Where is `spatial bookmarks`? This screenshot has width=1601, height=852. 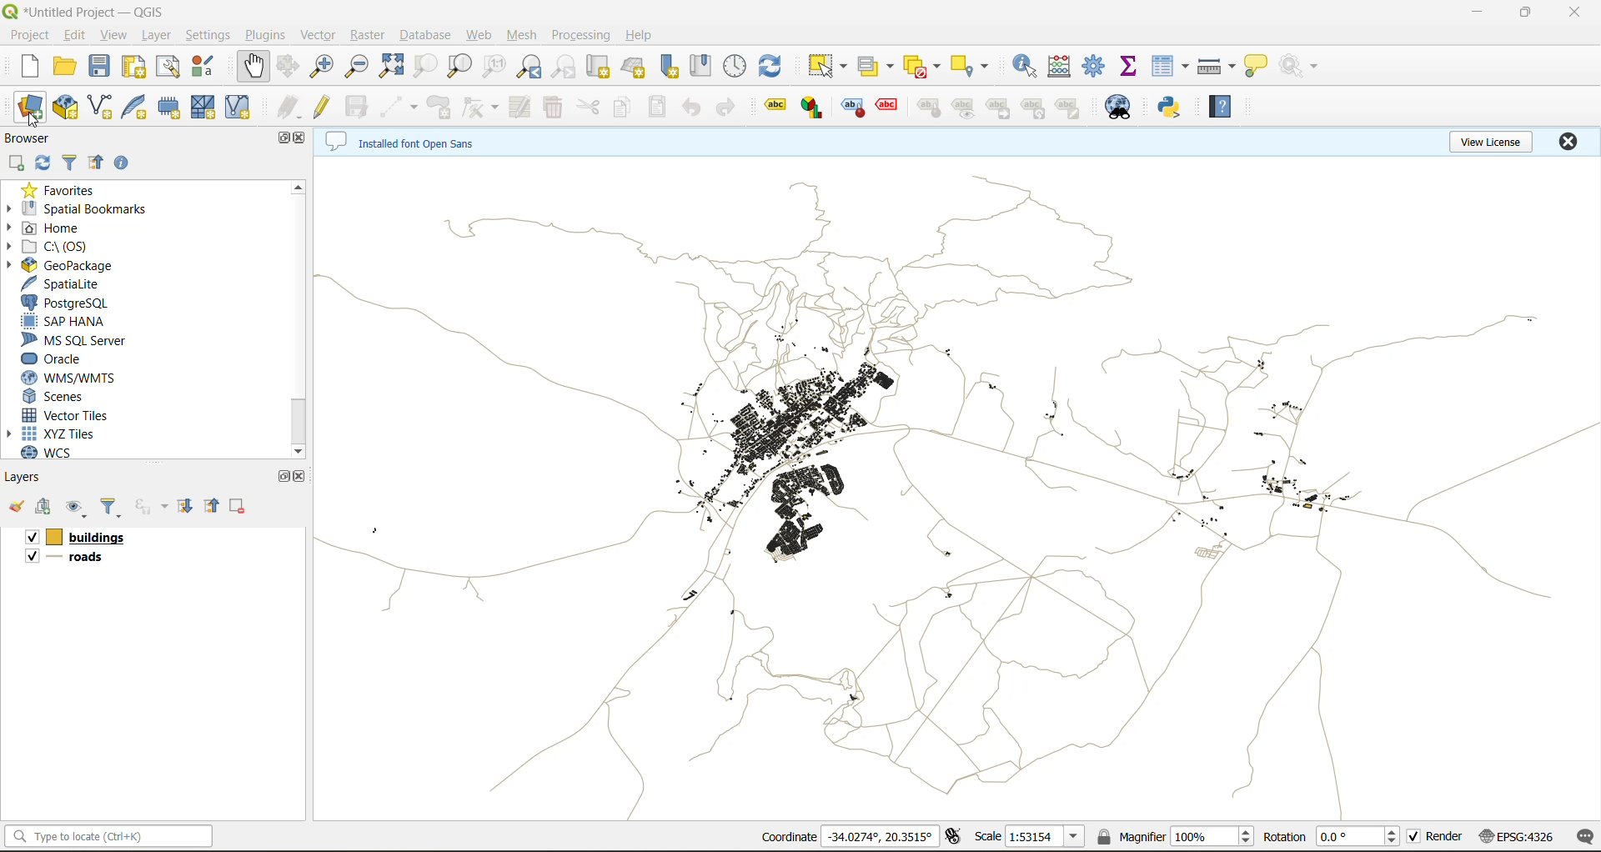 spatial bookmarks is located at coordinates (78, 209).